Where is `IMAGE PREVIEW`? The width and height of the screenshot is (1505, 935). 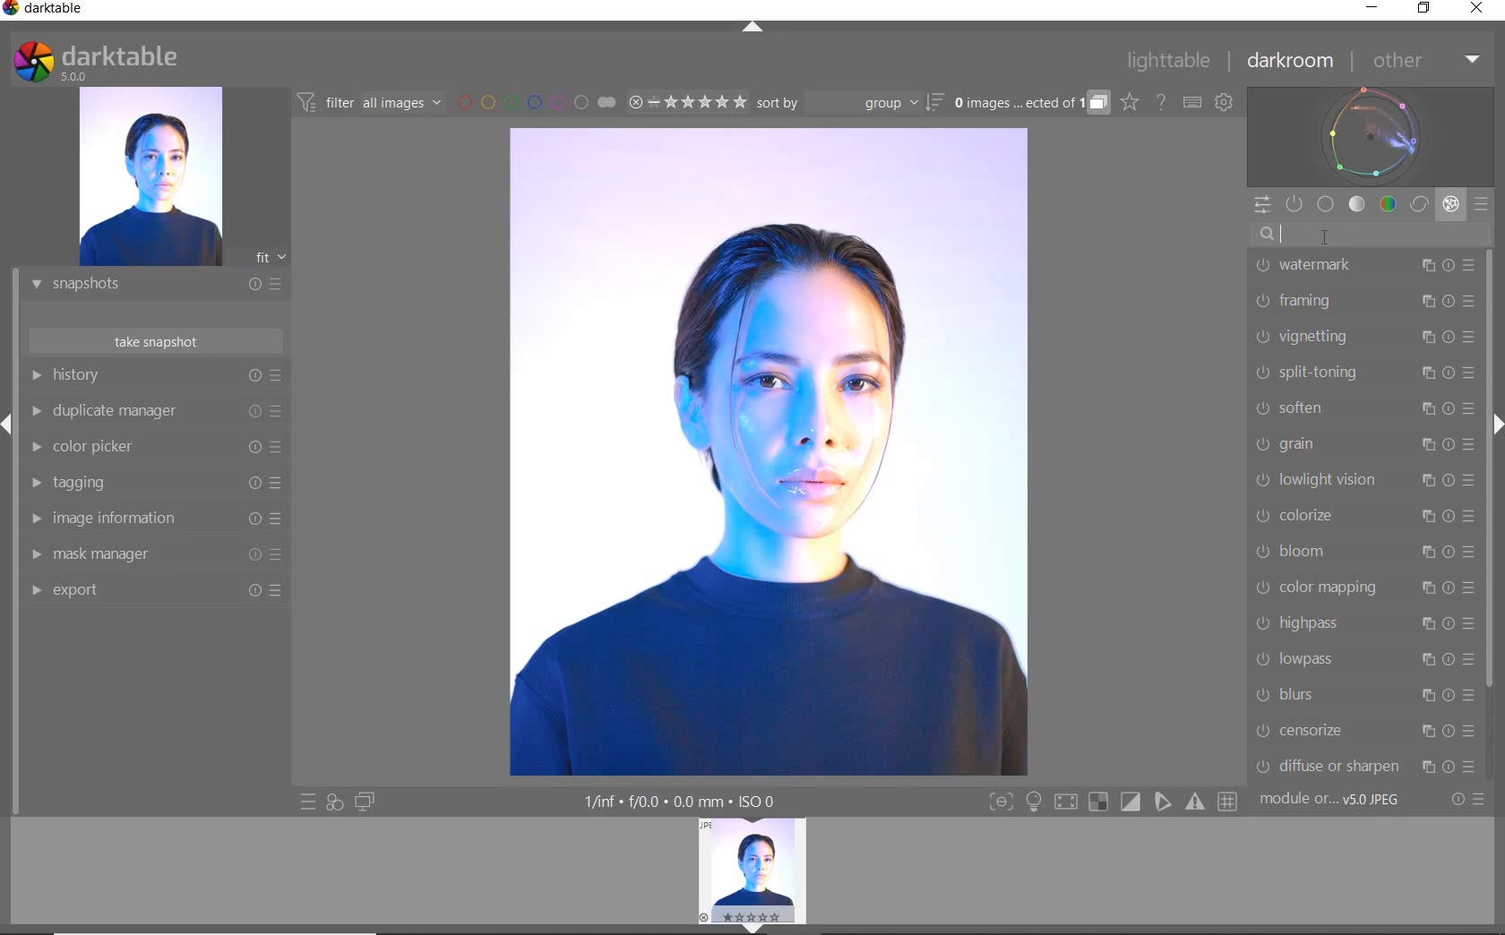 IMAGE PREVIEW is located at coordinates (752, 869).